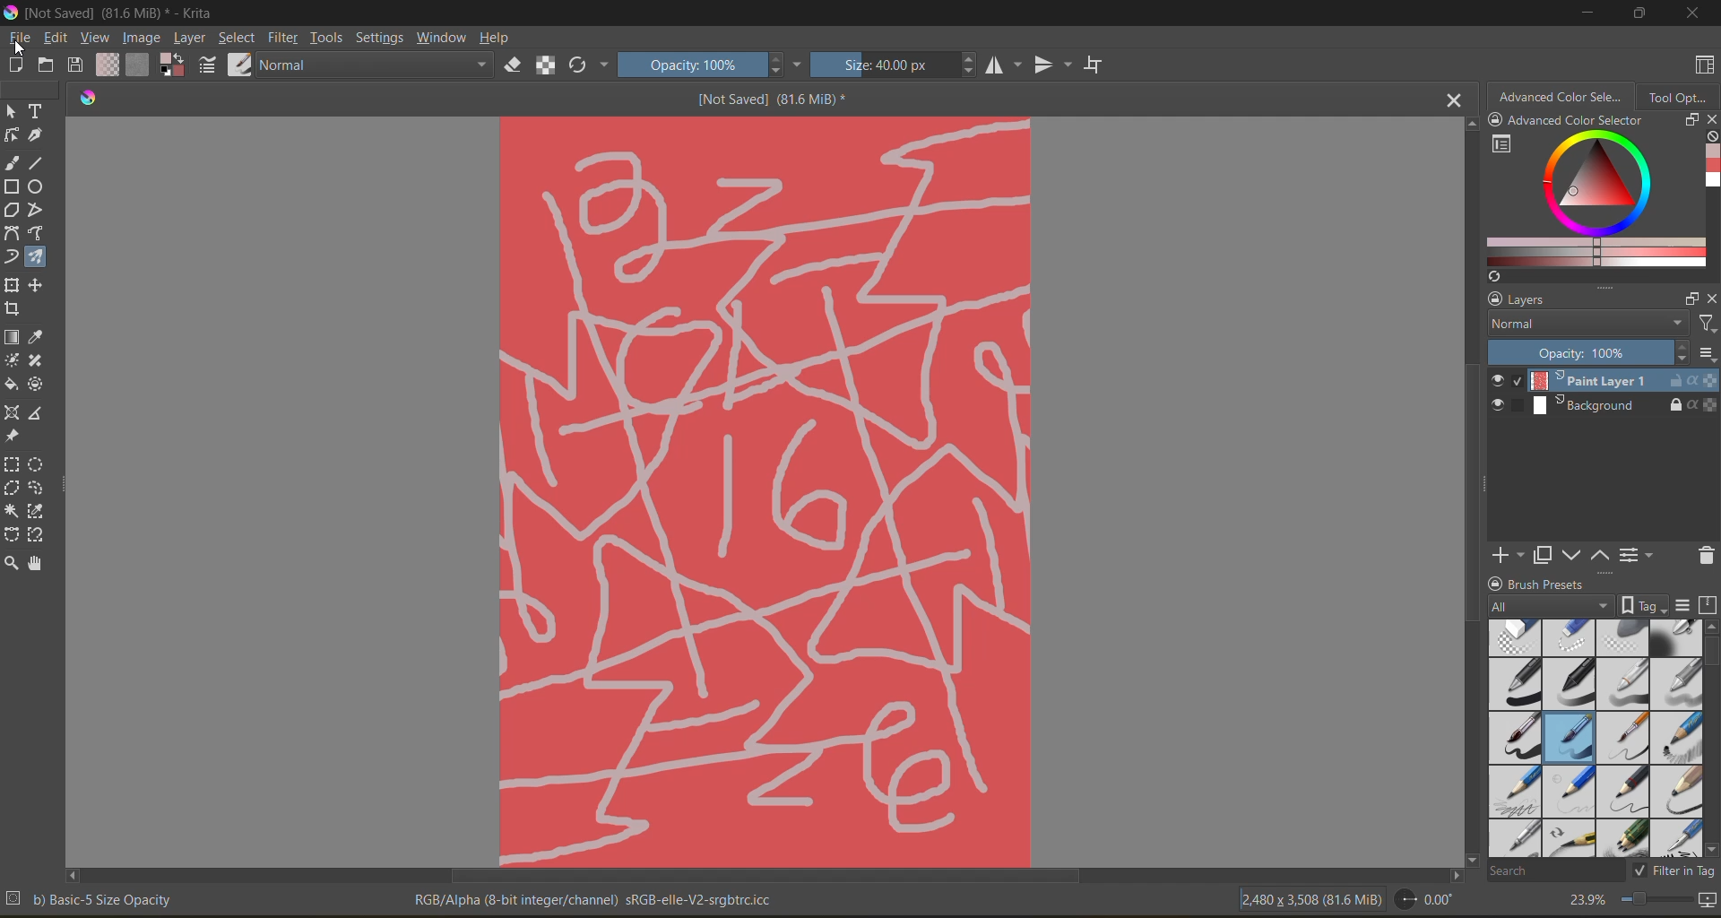 Image resolution: width=1721 pixels, height=918 pixels. What do you see at coordinates (36, 385) in the screenshot?
I see `tool` at bounding box center [36, 385].